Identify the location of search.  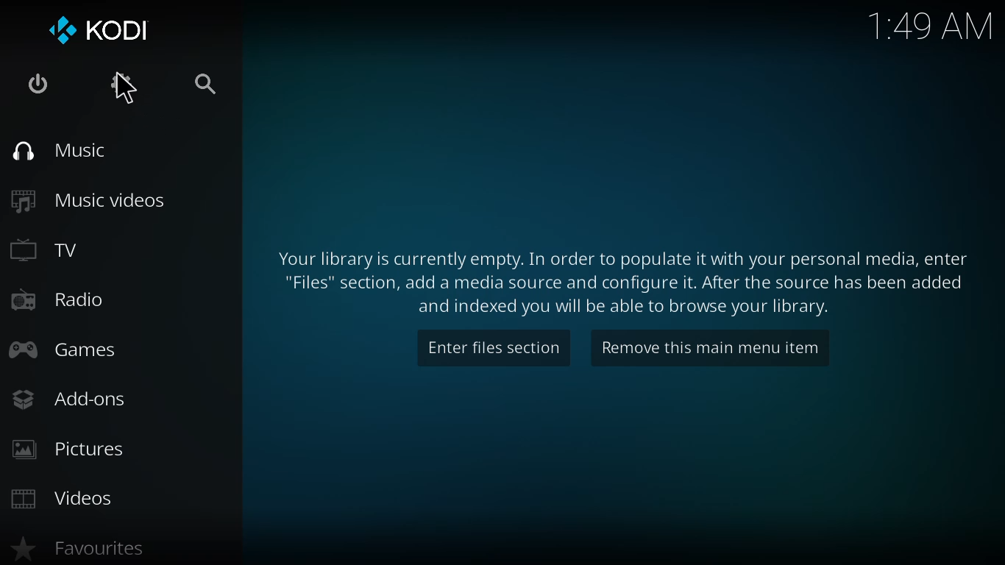
(199, 86).